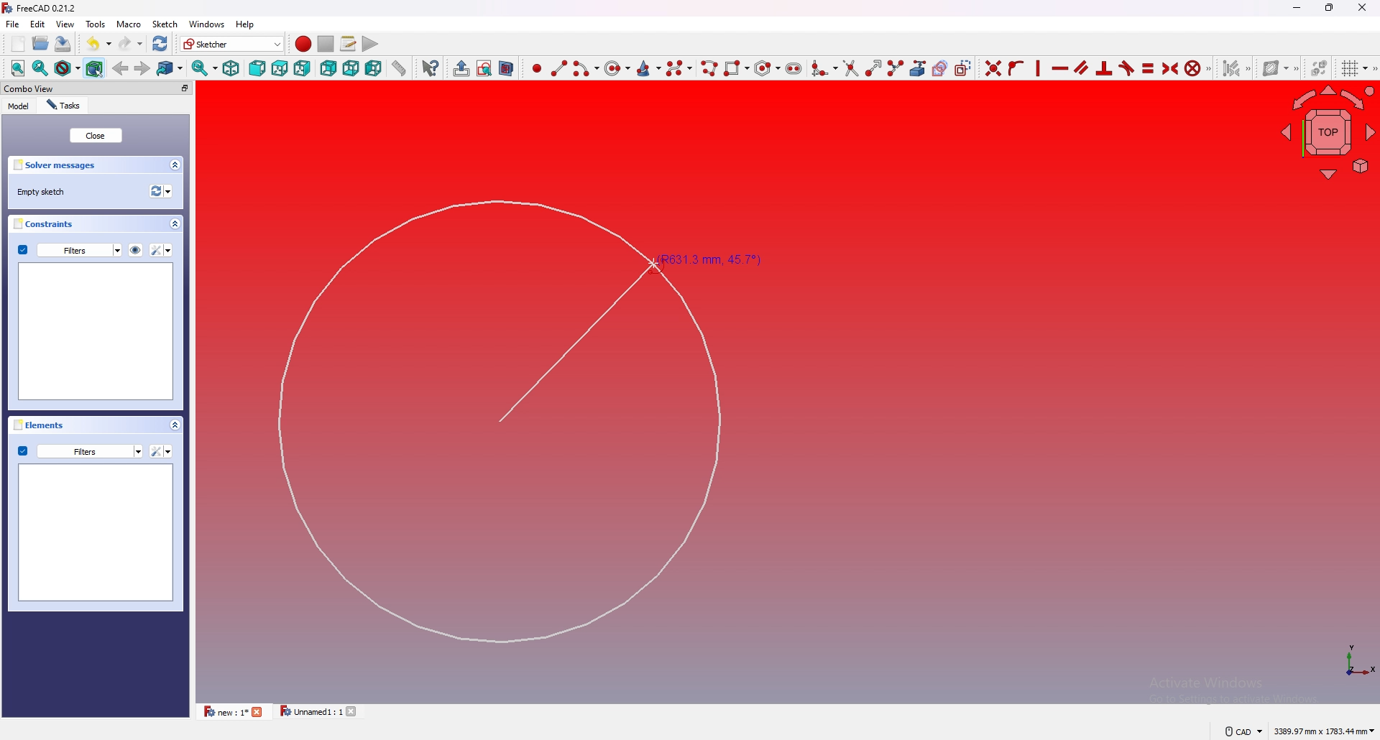 The height and width of the screenshot is (740, 1380). I want to click on edit, so click(40, 24).